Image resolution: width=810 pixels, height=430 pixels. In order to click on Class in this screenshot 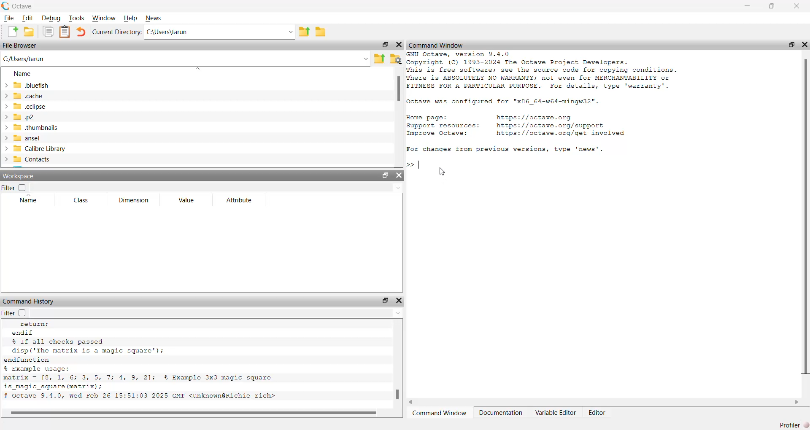, I will do `click(81, 200)`.